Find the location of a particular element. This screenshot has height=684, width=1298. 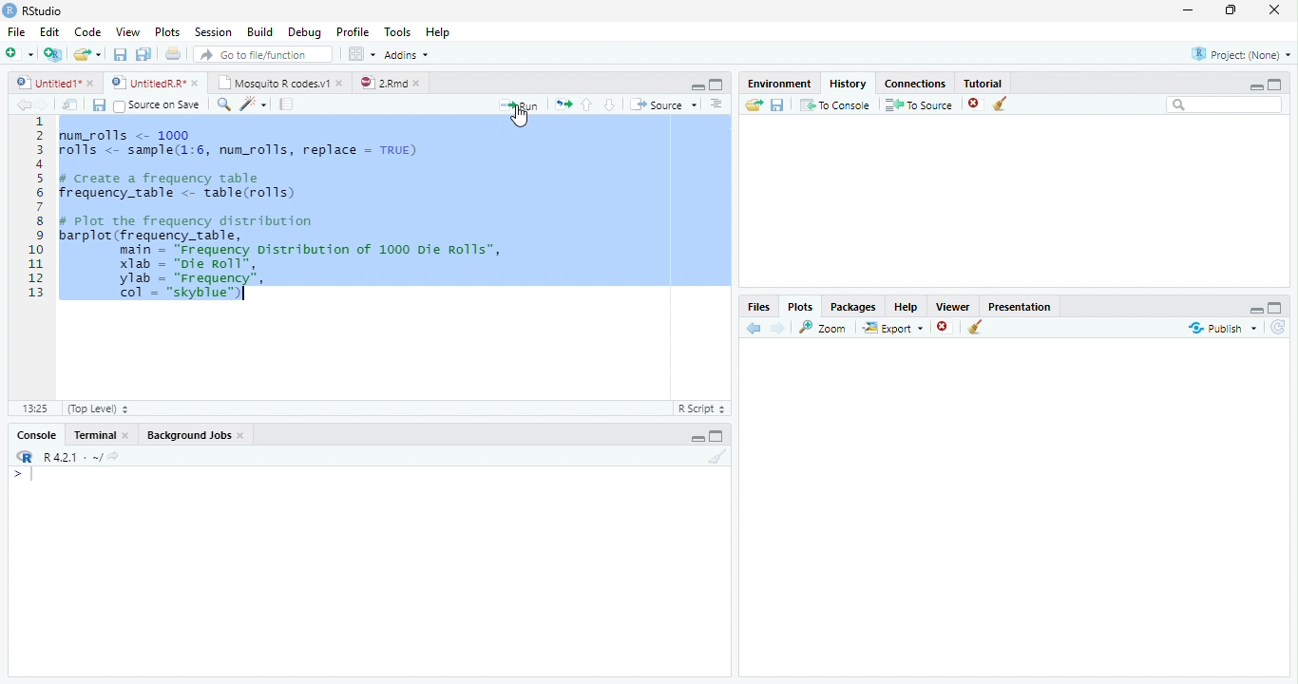

Save current file is located at coordinates (120, 54).